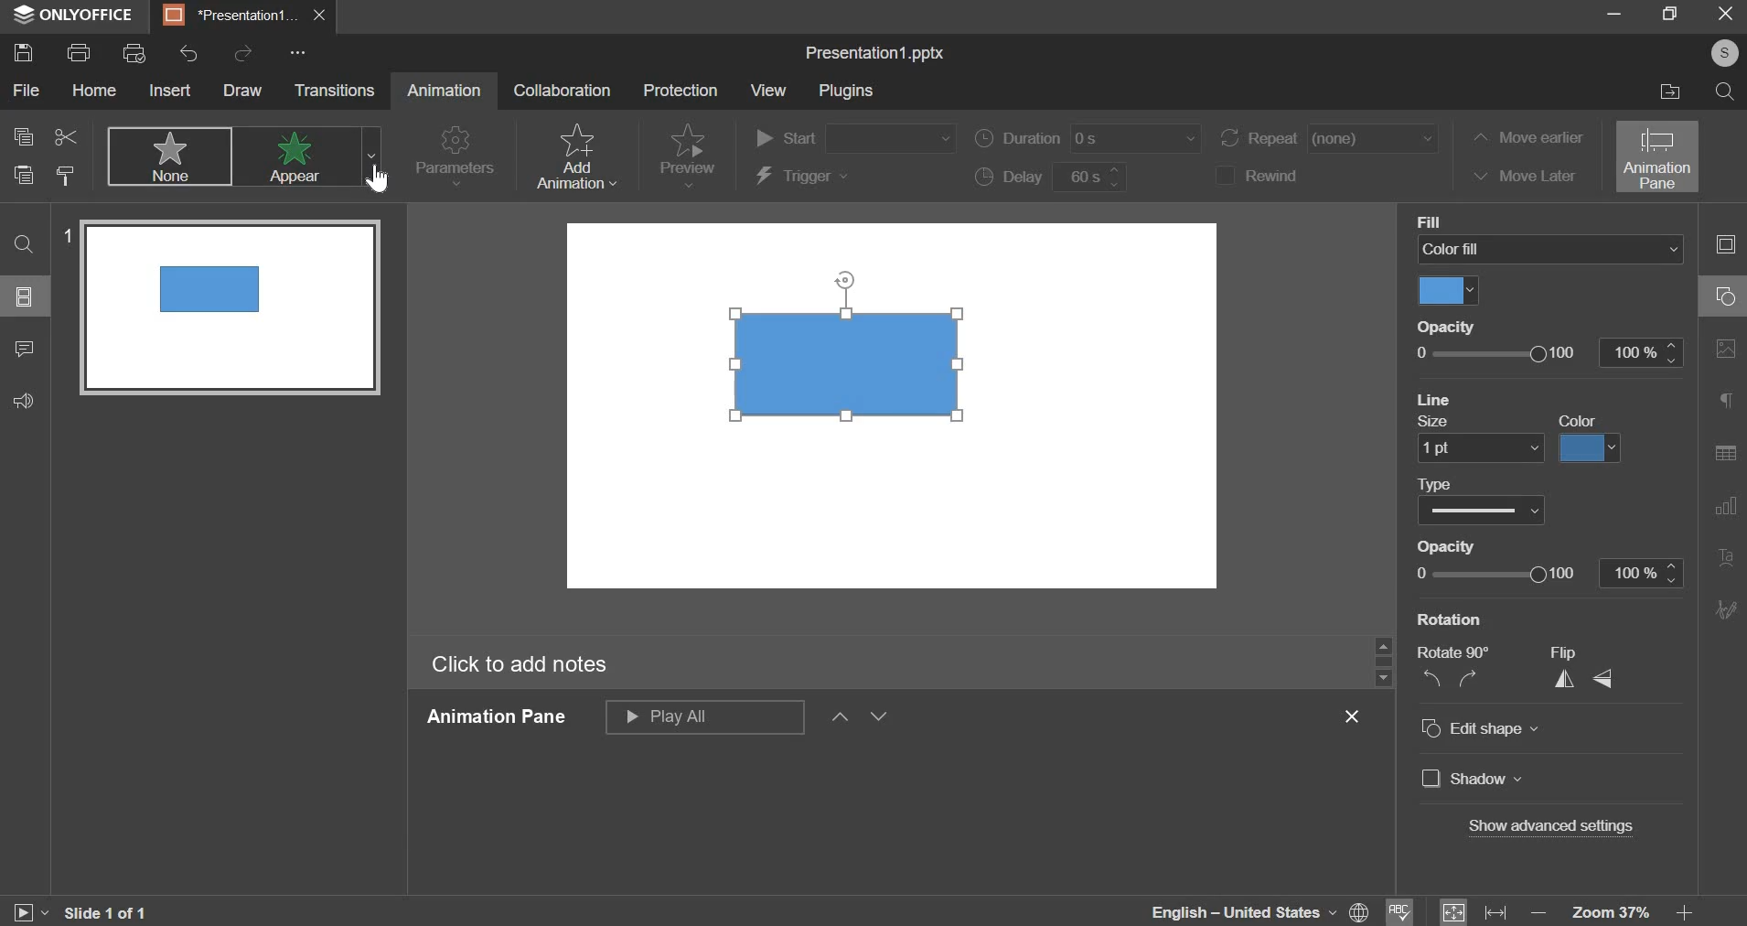 Image resolution: width=1747 pixels, height=926 pixels. What do you see at coordinates (1685, 912) in the screenshot?
I see `zoom` at bounding box center [1685, 912].